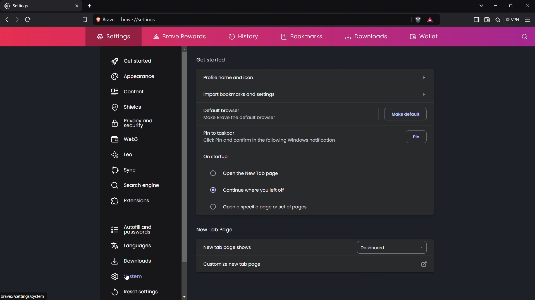 This screenshot has width=535, height=300. I want to click on Settings, so click(114, 38).